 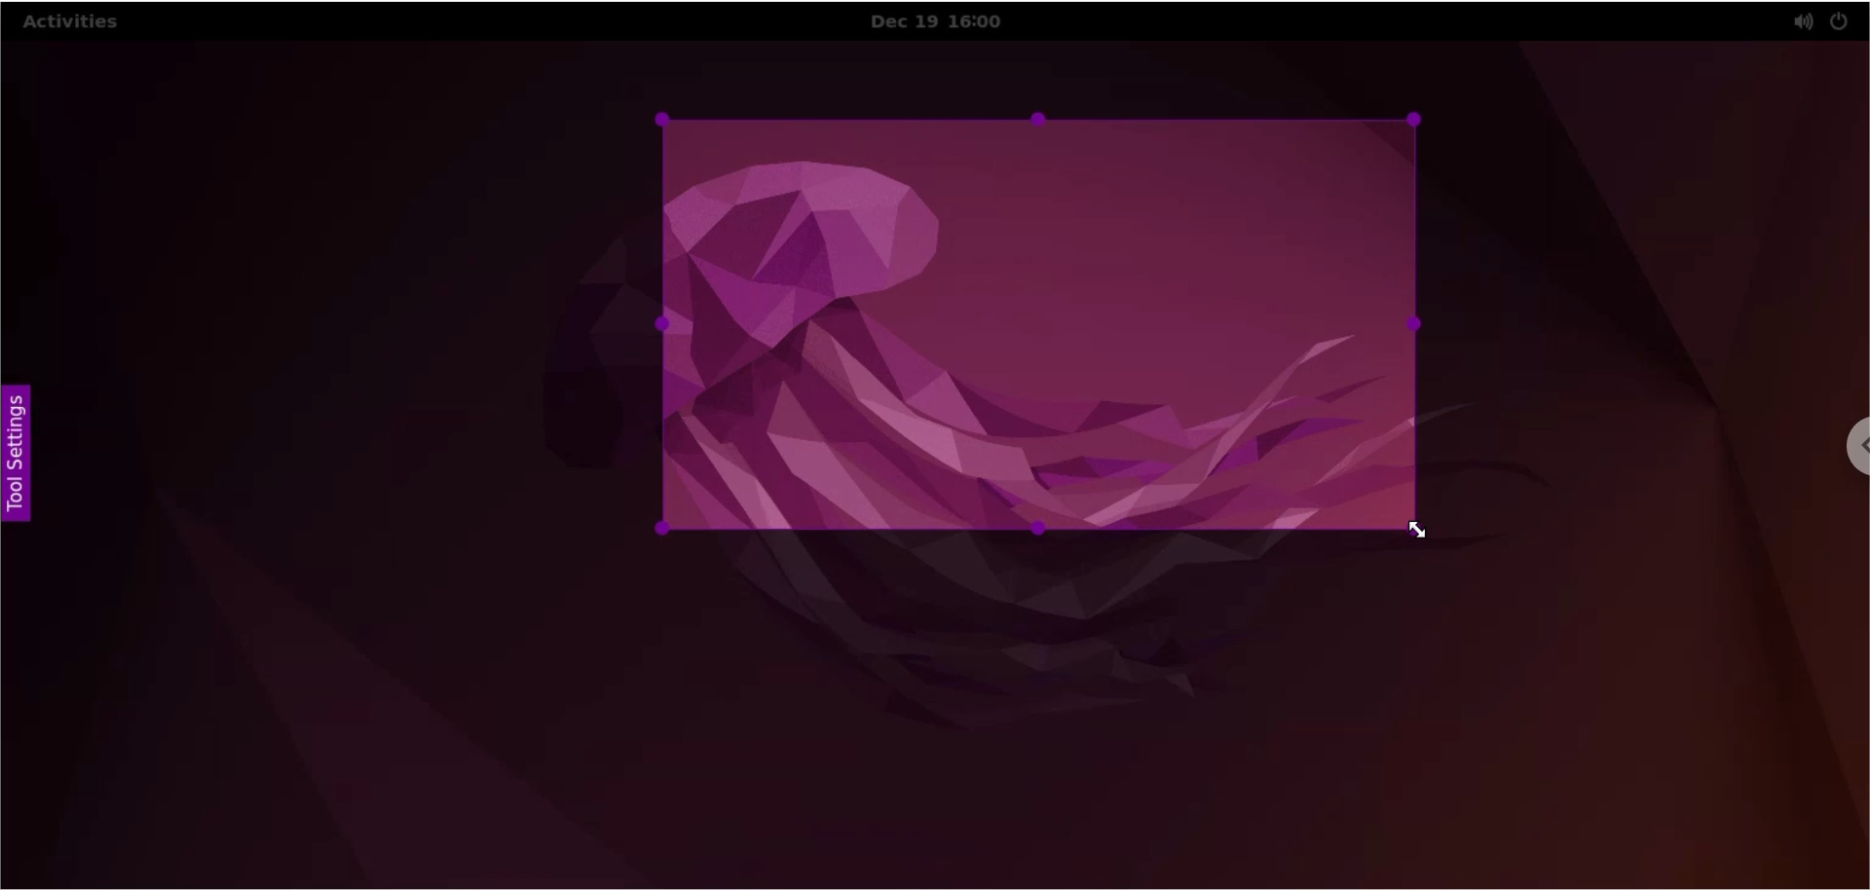 What do you see at coordinates (1419, 532) in the screenshot?
I see `cursor` at bounding box center [1419, 532].